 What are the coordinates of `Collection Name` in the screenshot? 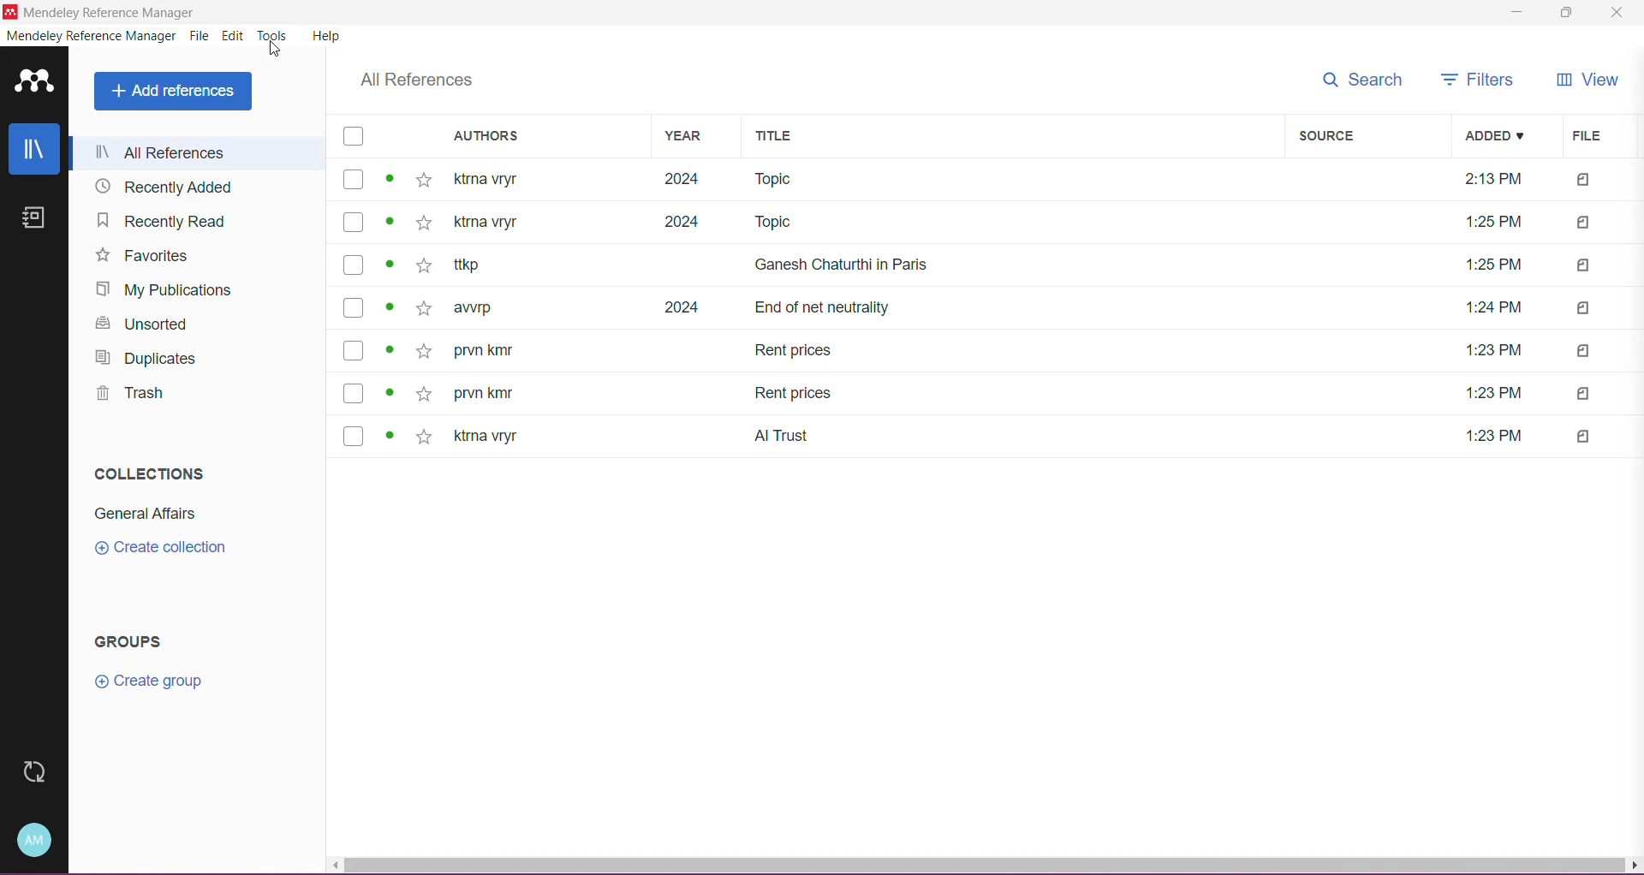 It's located at (144, 515).